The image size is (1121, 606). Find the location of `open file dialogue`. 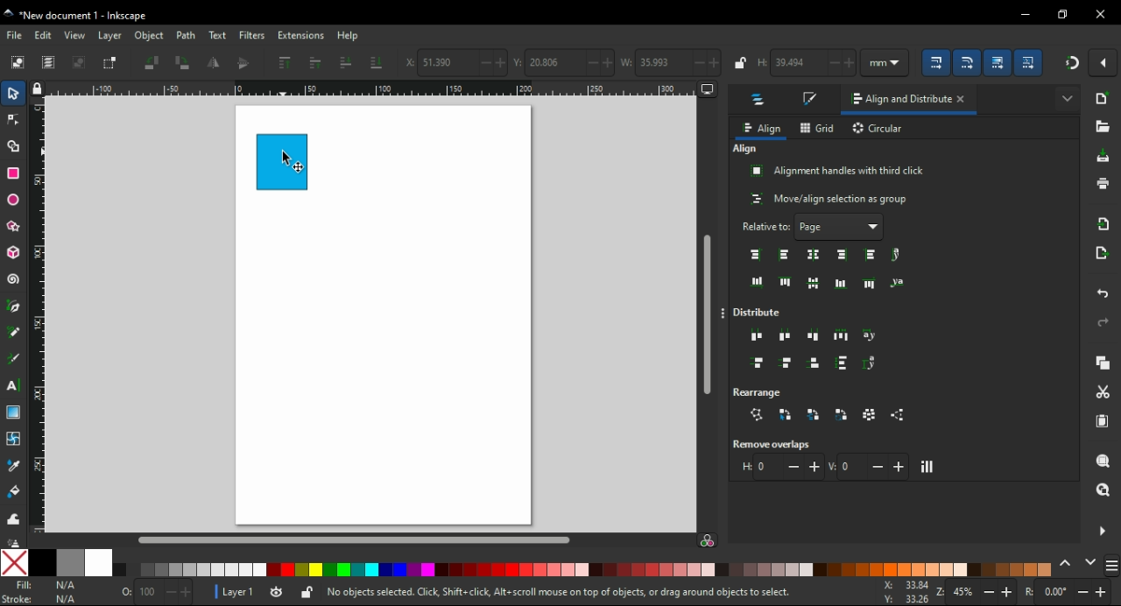

open file dialogue is located at coordinates (1102, 126).